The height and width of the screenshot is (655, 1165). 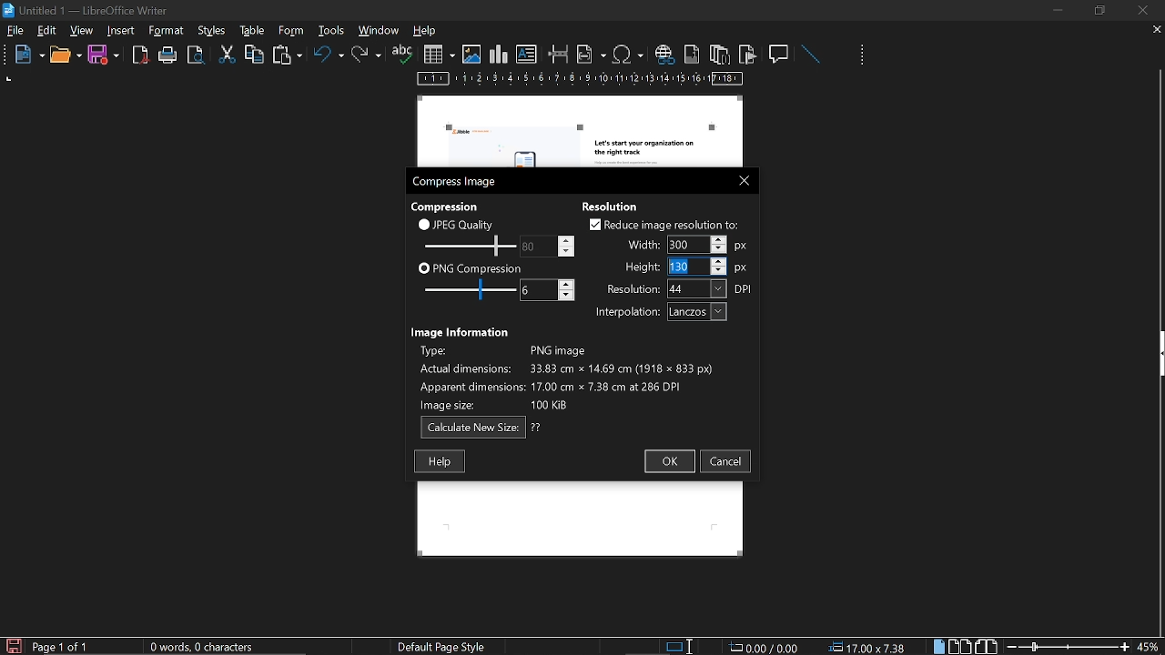 I want to click on multiple page view, so click(x=960, y=647).